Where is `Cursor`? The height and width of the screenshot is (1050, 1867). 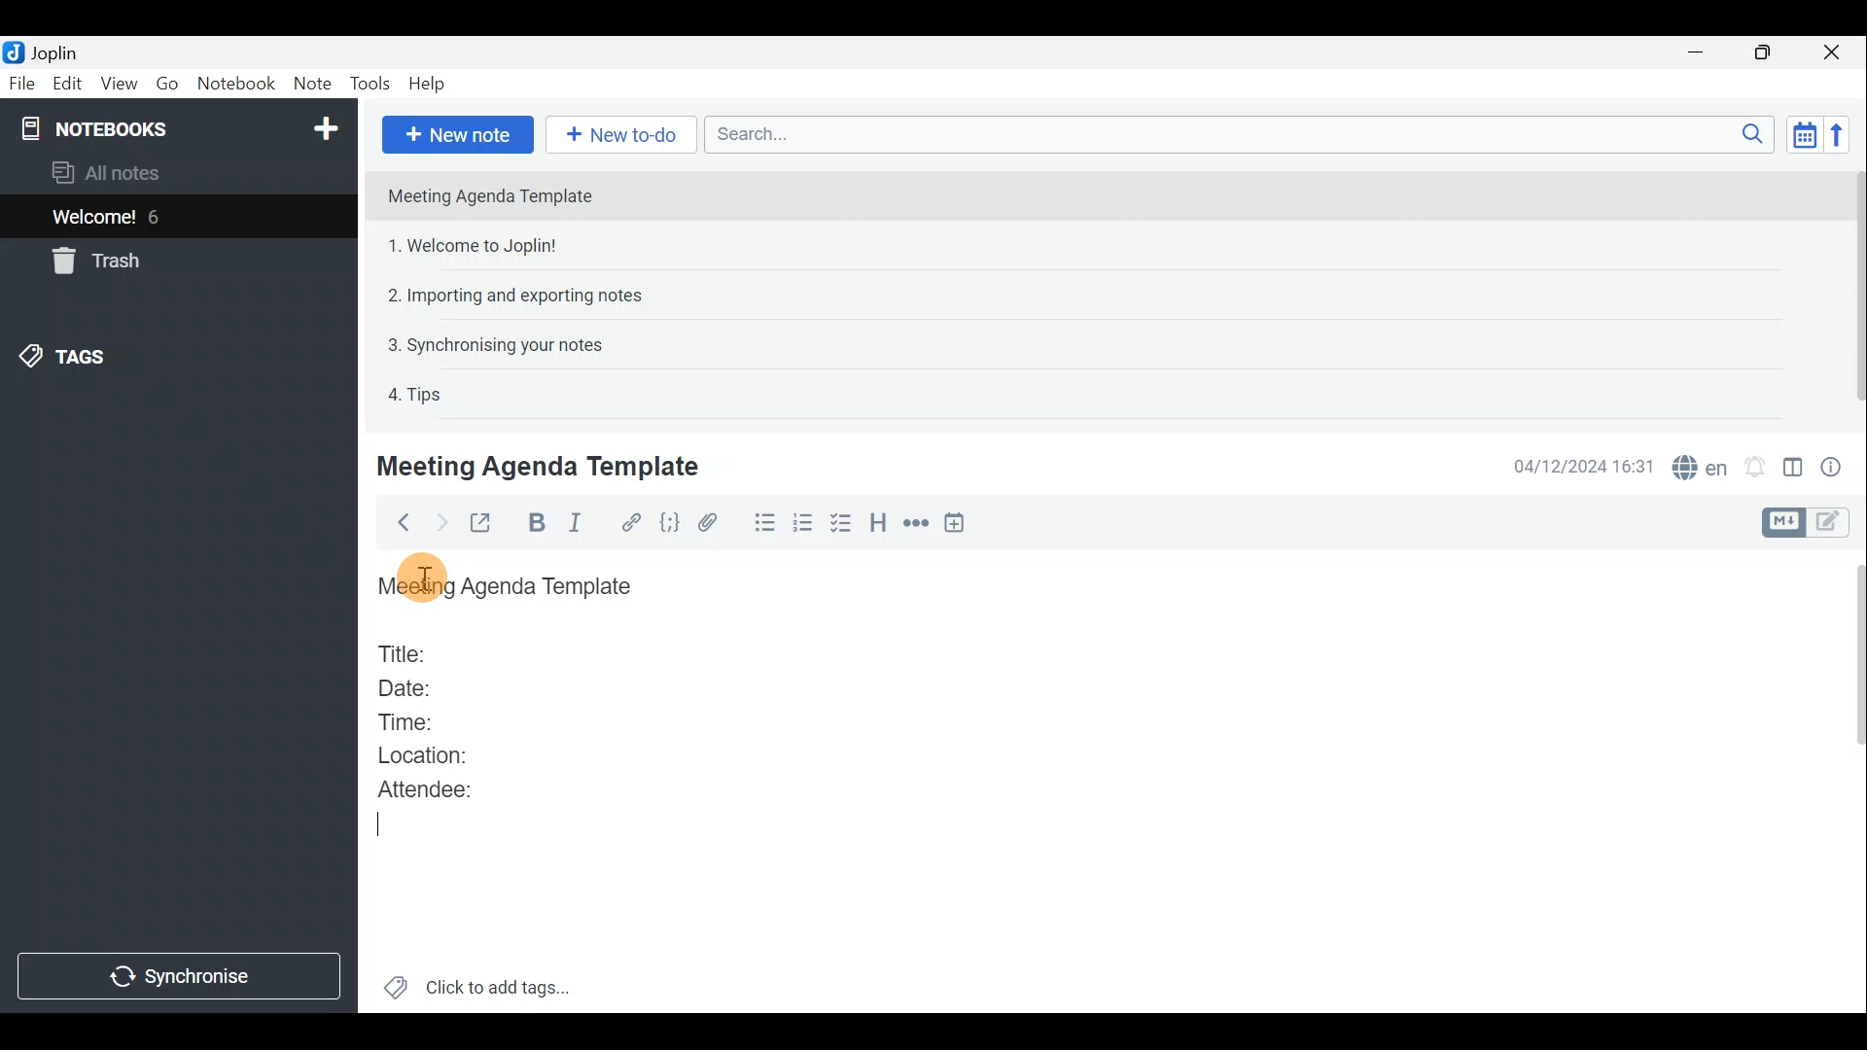 Cursor is located at coordinates (380, 829).